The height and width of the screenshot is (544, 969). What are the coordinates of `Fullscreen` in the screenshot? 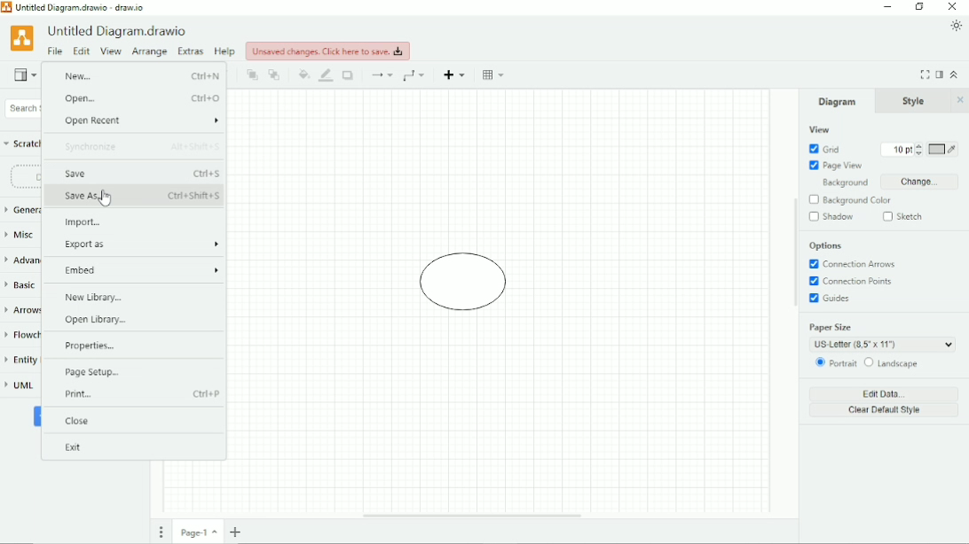 It's located at (925, 74).